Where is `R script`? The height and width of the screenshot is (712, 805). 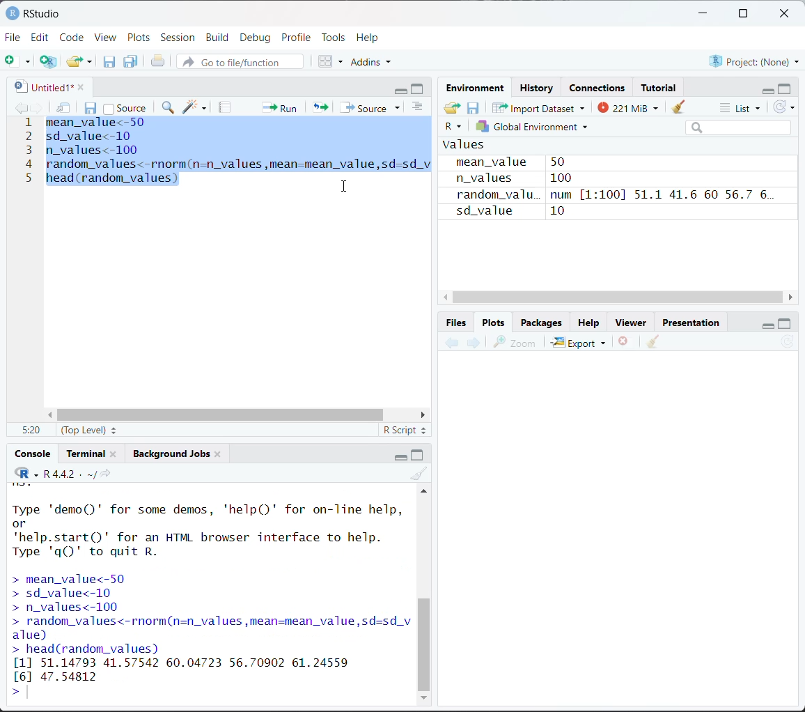 R script is located at coordinates (405, 432).